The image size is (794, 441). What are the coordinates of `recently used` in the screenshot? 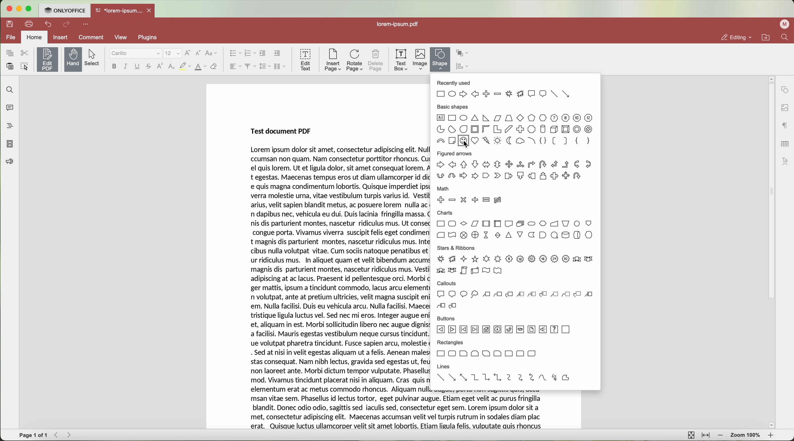 It's located at (504, 90).